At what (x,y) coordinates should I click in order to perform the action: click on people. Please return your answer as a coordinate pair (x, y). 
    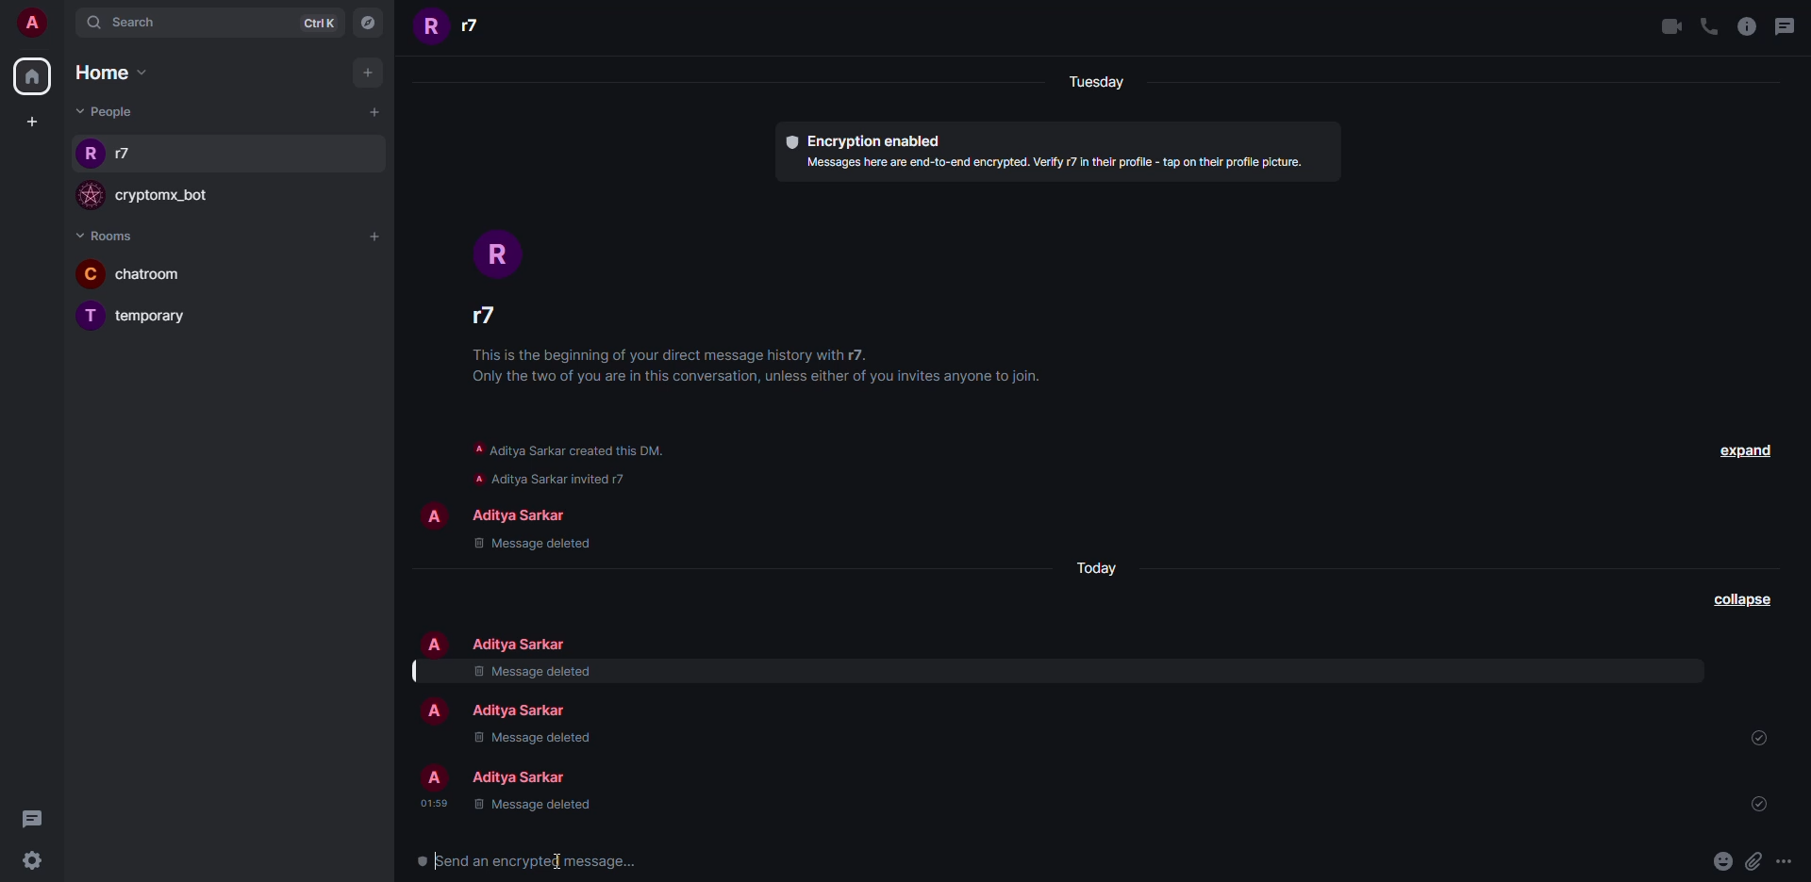
    Looking at the image, I should click on (520, 514).